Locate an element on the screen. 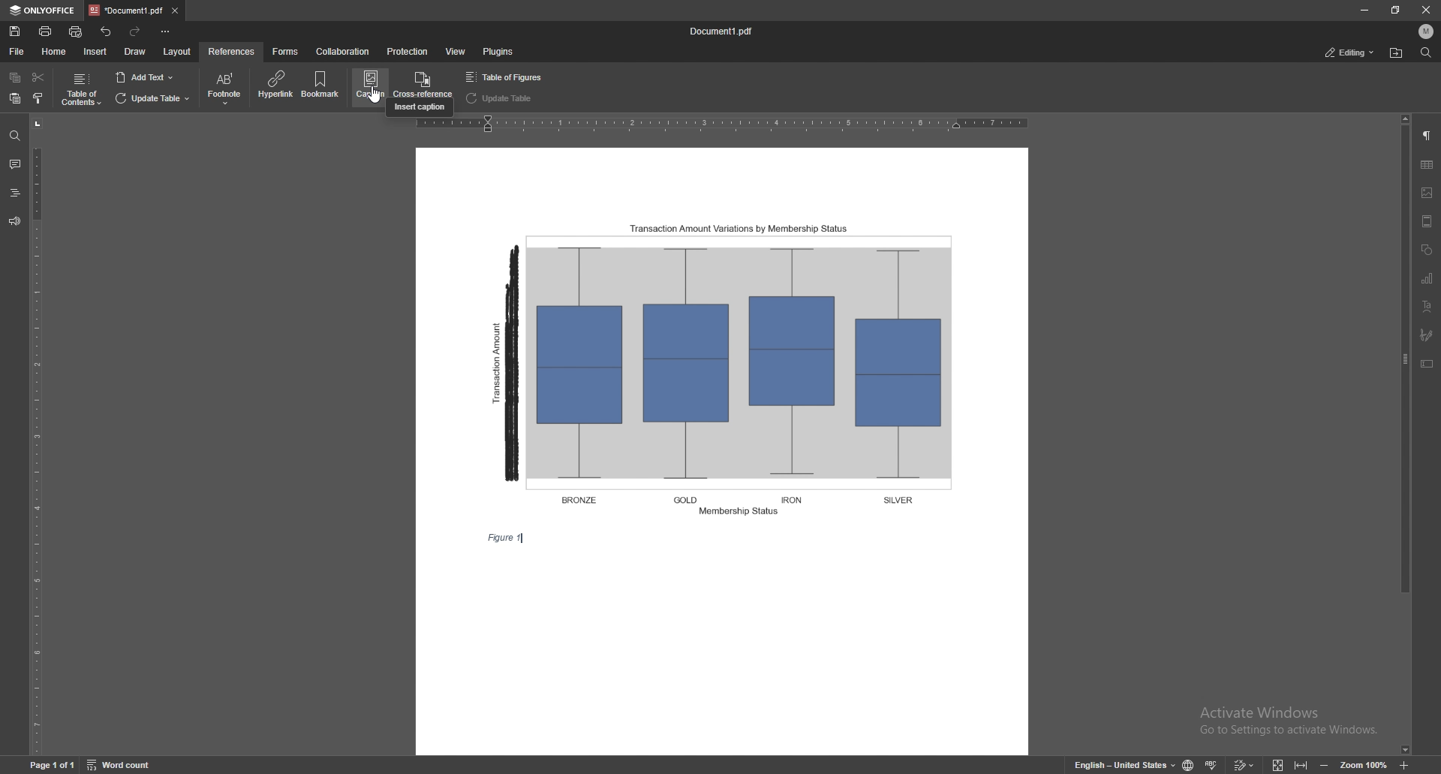 The width and height of the screenshot is (1441, 774). draw is located at coordinates (136, 52).